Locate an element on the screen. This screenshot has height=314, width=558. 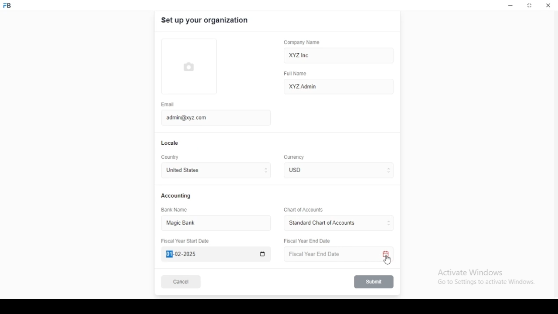
minimize is located at coordinates (510, 6).